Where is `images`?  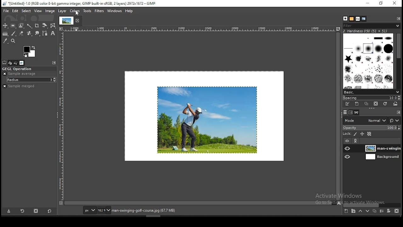
images is located at coordinates (21, 63).